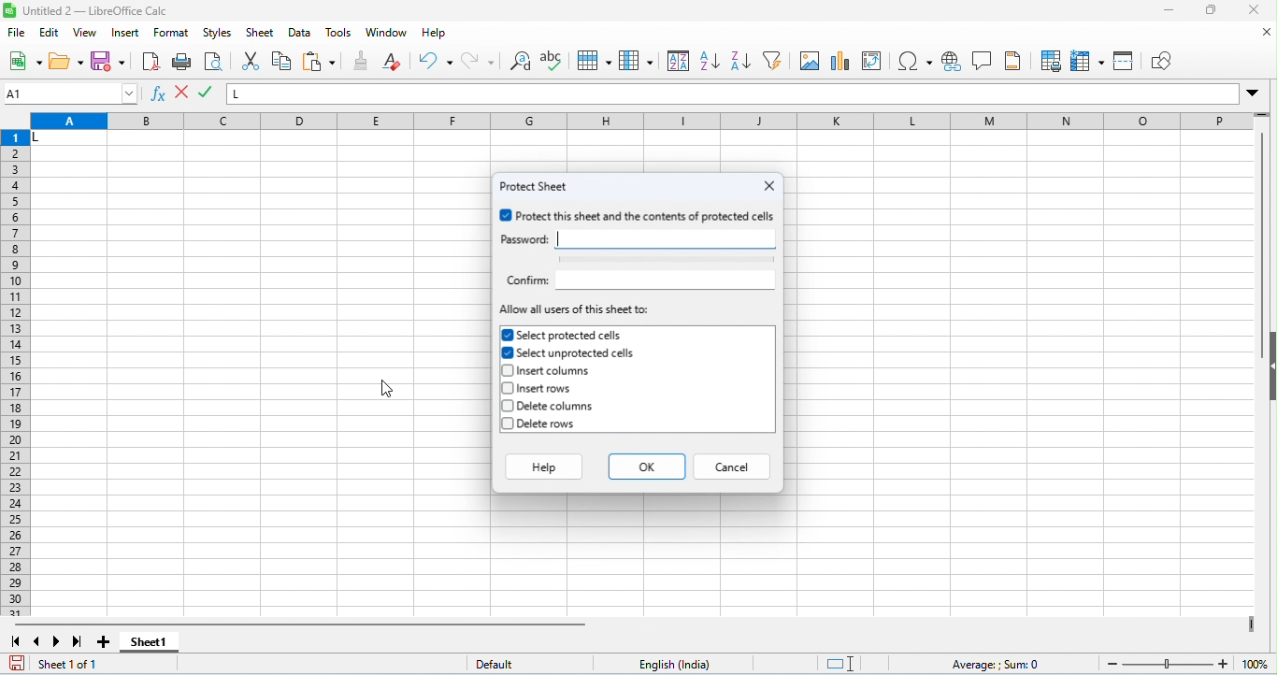  What do you see at coordinates (594, 61) in the screenshot?
I see `row` at bounding box center [594, 61].